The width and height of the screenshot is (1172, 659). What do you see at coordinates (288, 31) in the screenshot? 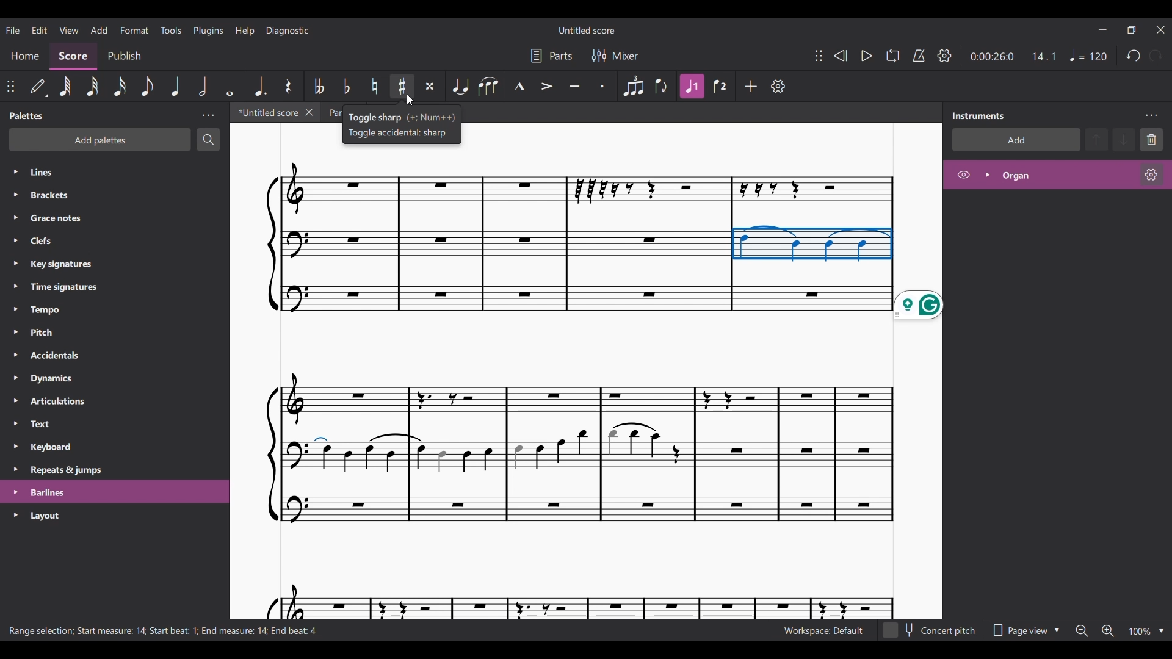
I see `Diagnostic menu` at bounding box center [288, 31].